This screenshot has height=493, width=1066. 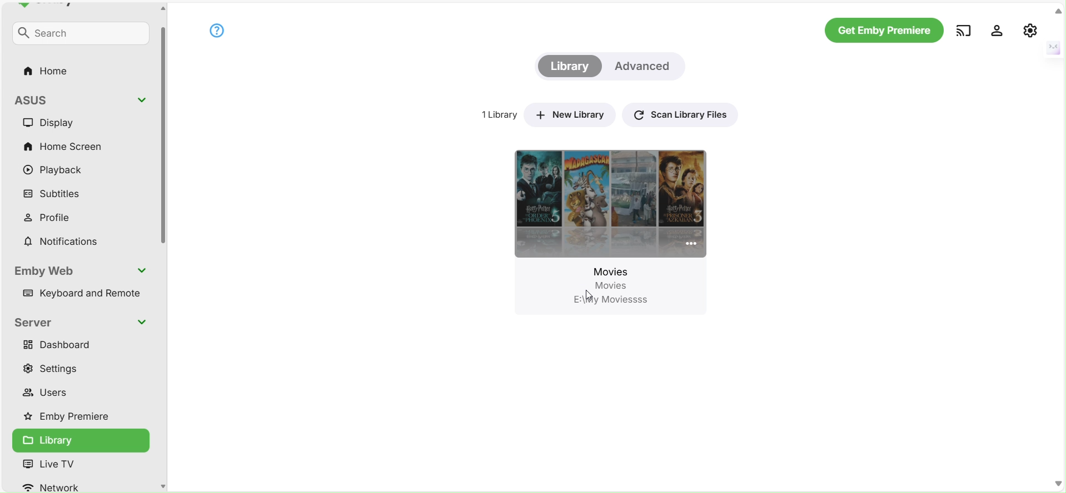 I want to click on Emby Premiere, so click(x=74, y=419).